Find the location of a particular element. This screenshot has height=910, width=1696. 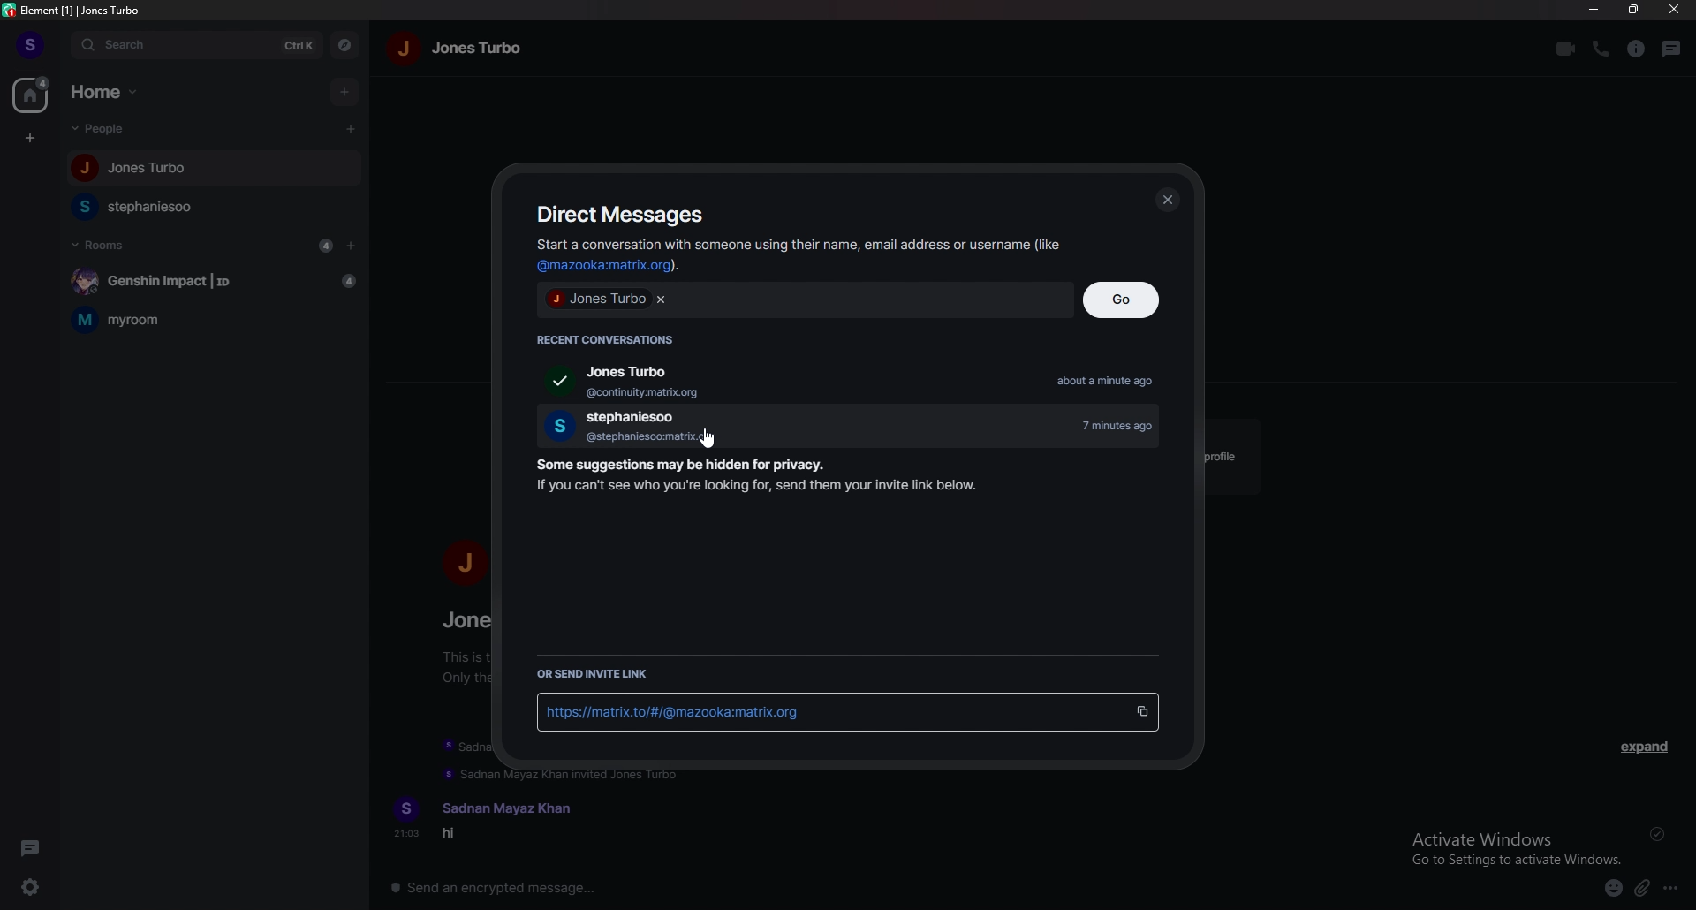

Start a conversation with someone using their name, email address or username (like @mazooka:matrix.org). is located at coordinates (795, 255).